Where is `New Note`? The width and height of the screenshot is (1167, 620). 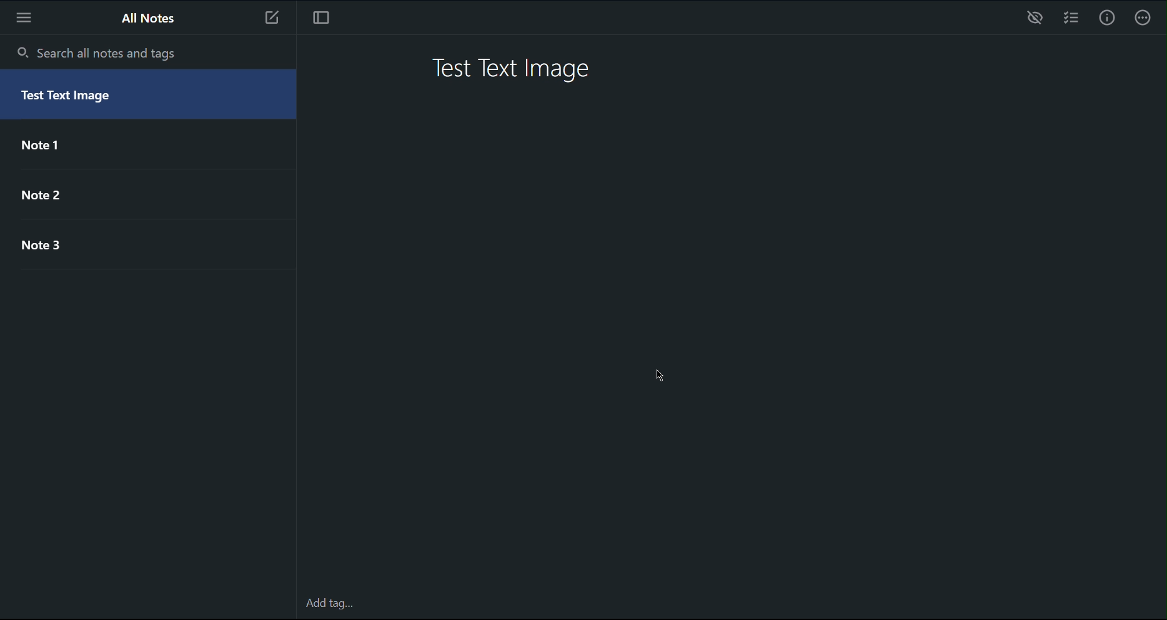
New Note is located at coordinates (272, 17).